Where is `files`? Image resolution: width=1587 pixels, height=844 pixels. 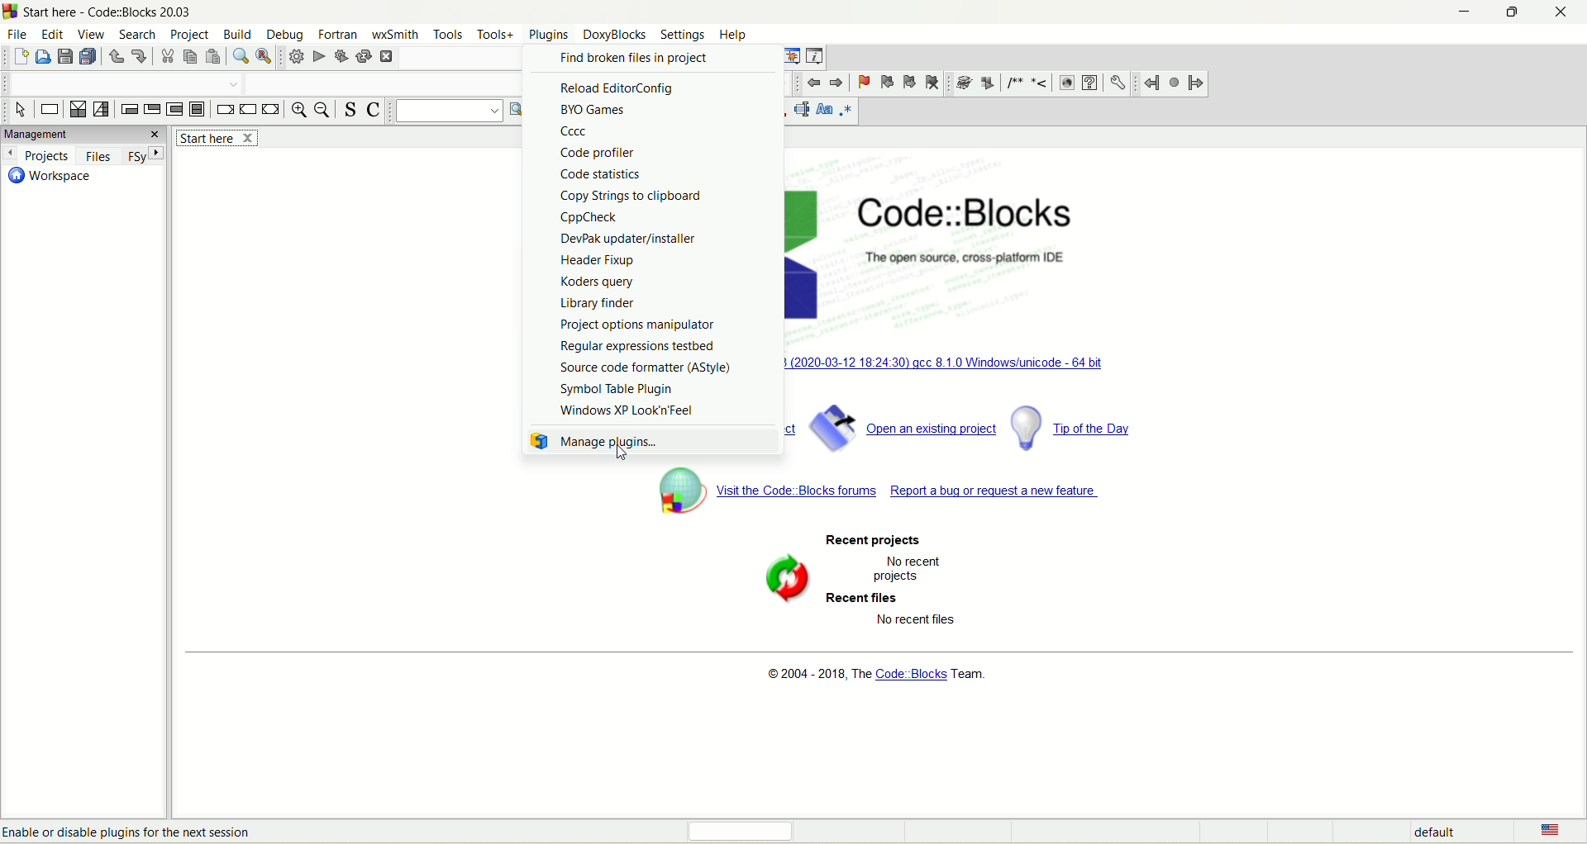
files is located at coordinates (96, 155).